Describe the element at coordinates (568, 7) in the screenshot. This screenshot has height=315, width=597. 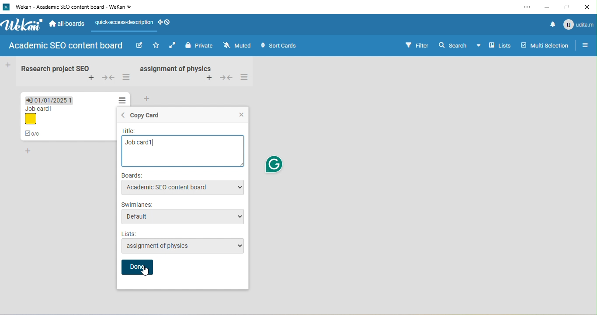
I see `maximize` at that location.